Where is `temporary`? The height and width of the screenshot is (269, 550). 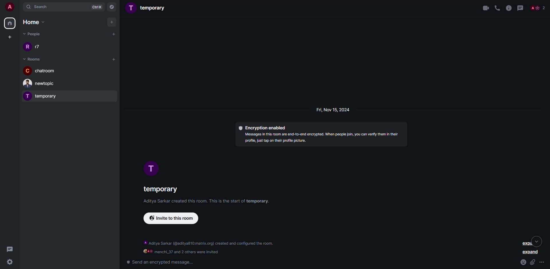
temporary is located at coordinates (160, 189).